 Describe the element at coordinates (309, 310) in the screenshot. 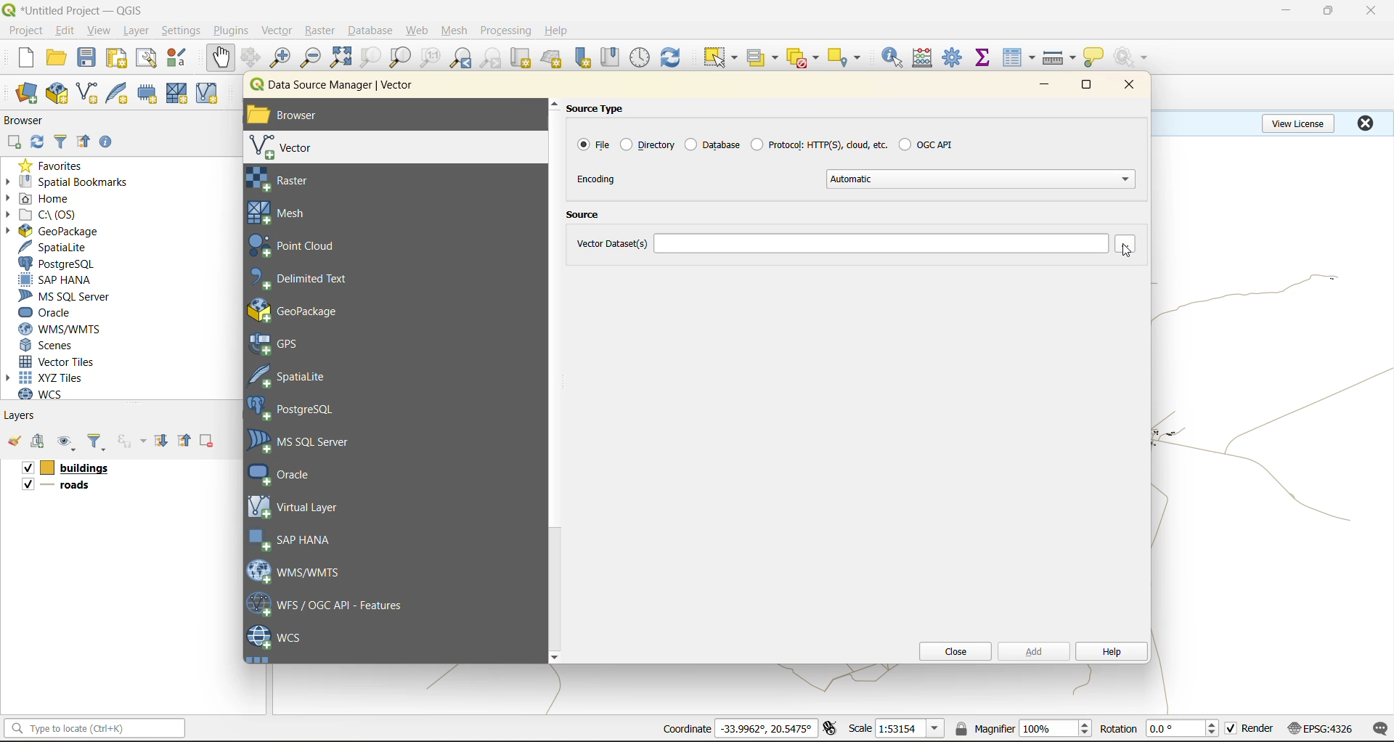

I see `geo package` at that location.